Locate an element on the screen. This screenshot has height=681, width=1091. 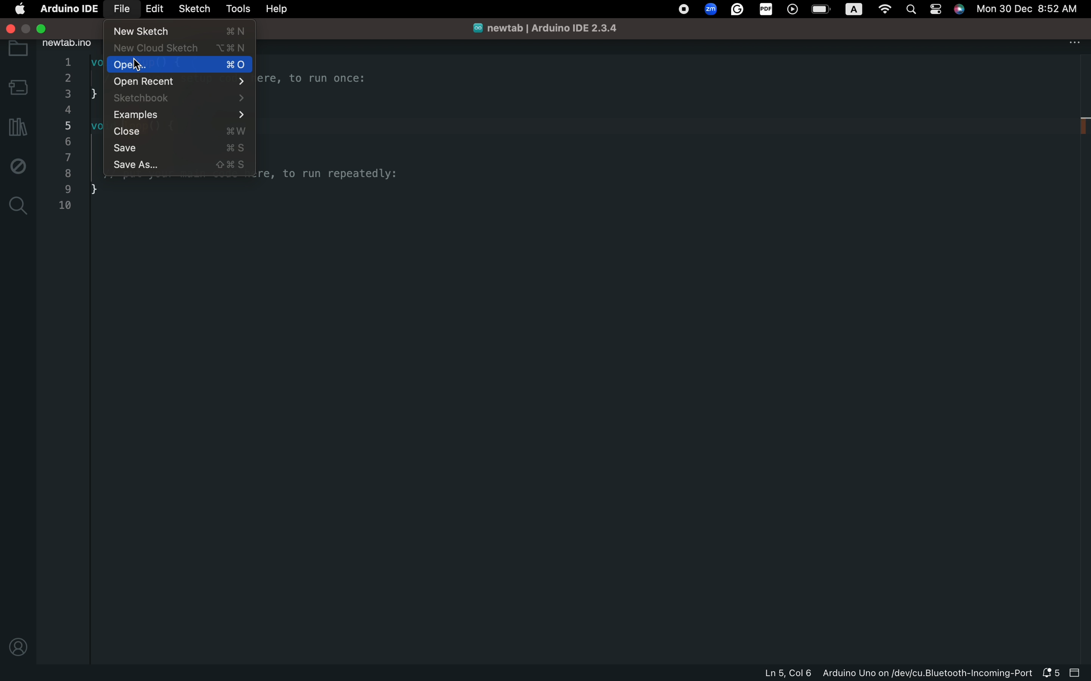
close is located at coordinates (178, 132).